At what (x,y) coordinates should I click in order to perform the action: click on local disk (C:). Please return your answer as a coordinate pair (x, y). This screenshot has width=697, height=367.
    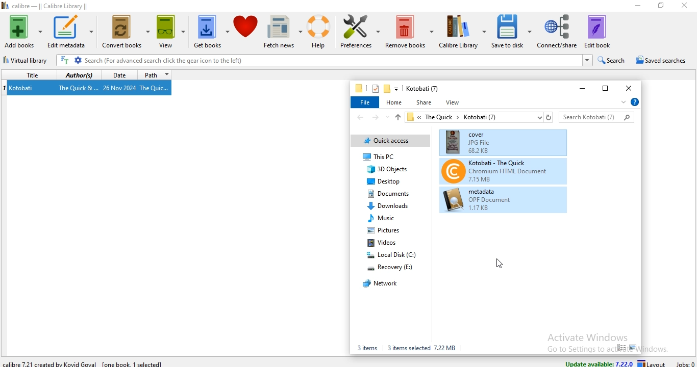
    Looking at the image, I should click on (391, 254).